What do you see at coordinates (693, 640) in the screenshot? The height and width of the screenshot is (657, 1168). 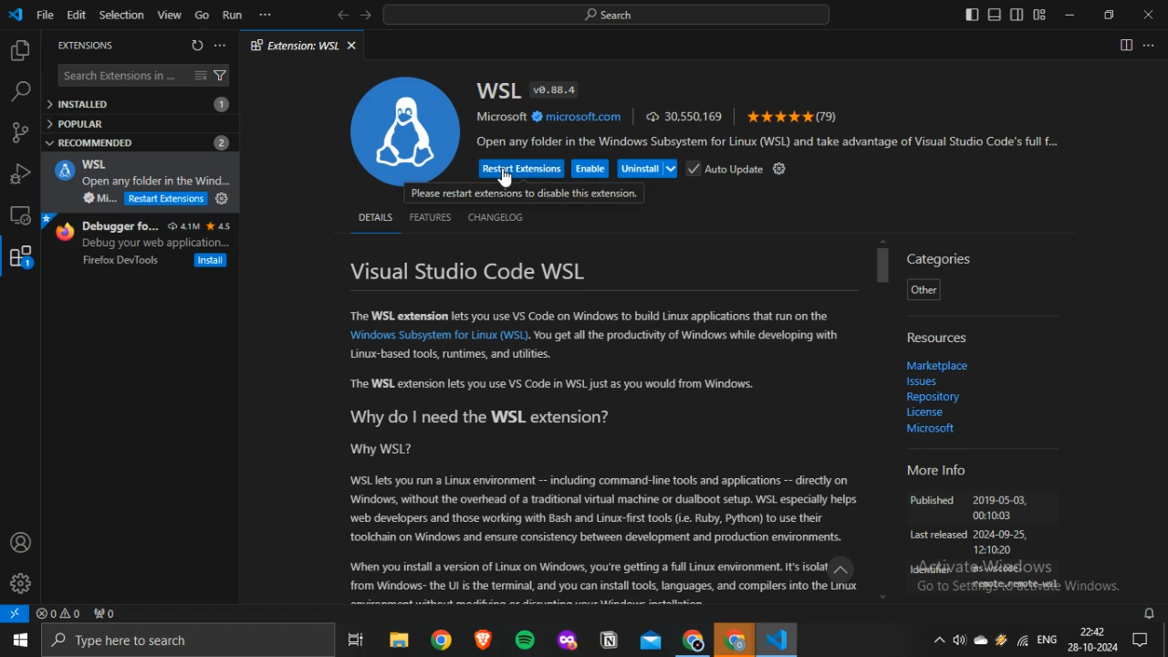 I see `Google Chrome` at bounding box center [693, 640].